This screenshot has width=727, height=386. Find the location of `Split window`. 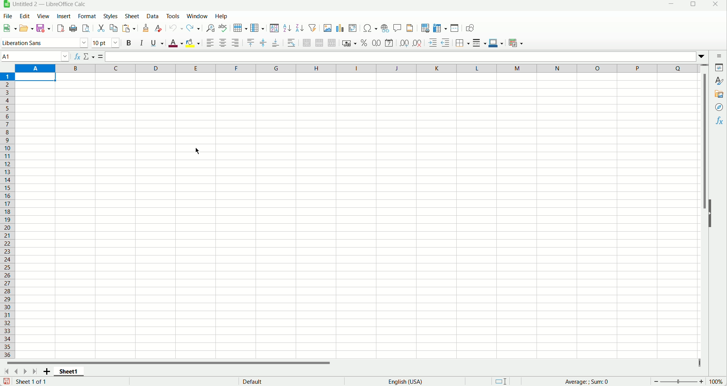

Split window is located at coordinates (456, 28).